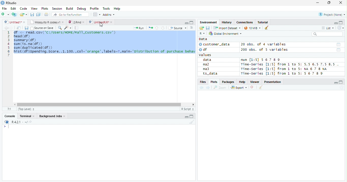 This screenshot has width=347, height=182. What do you see at coordinates (11, 28) in the screenshot?
I see `Next` at bounding box center [11, 28].